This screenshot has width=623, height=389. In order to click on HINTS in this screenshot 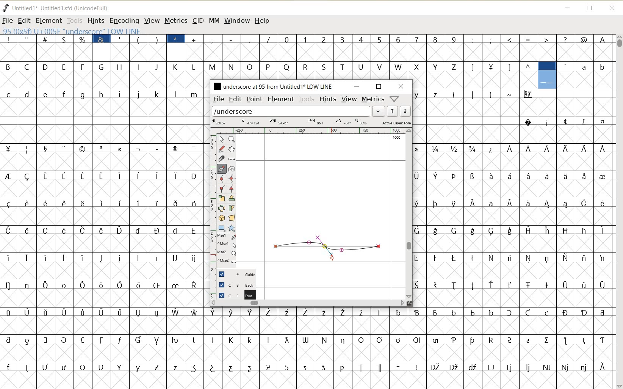, I will do `click(328, 99)`.